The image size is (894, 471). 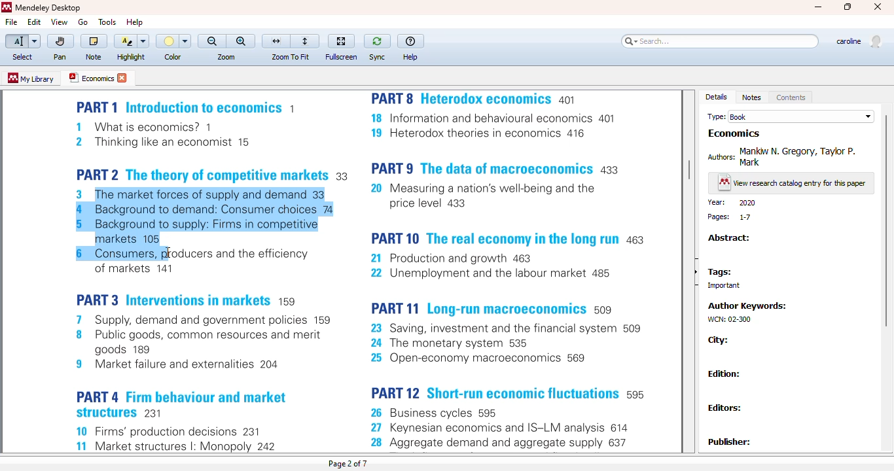 I want to click on my library, so click(x=30, y=78).